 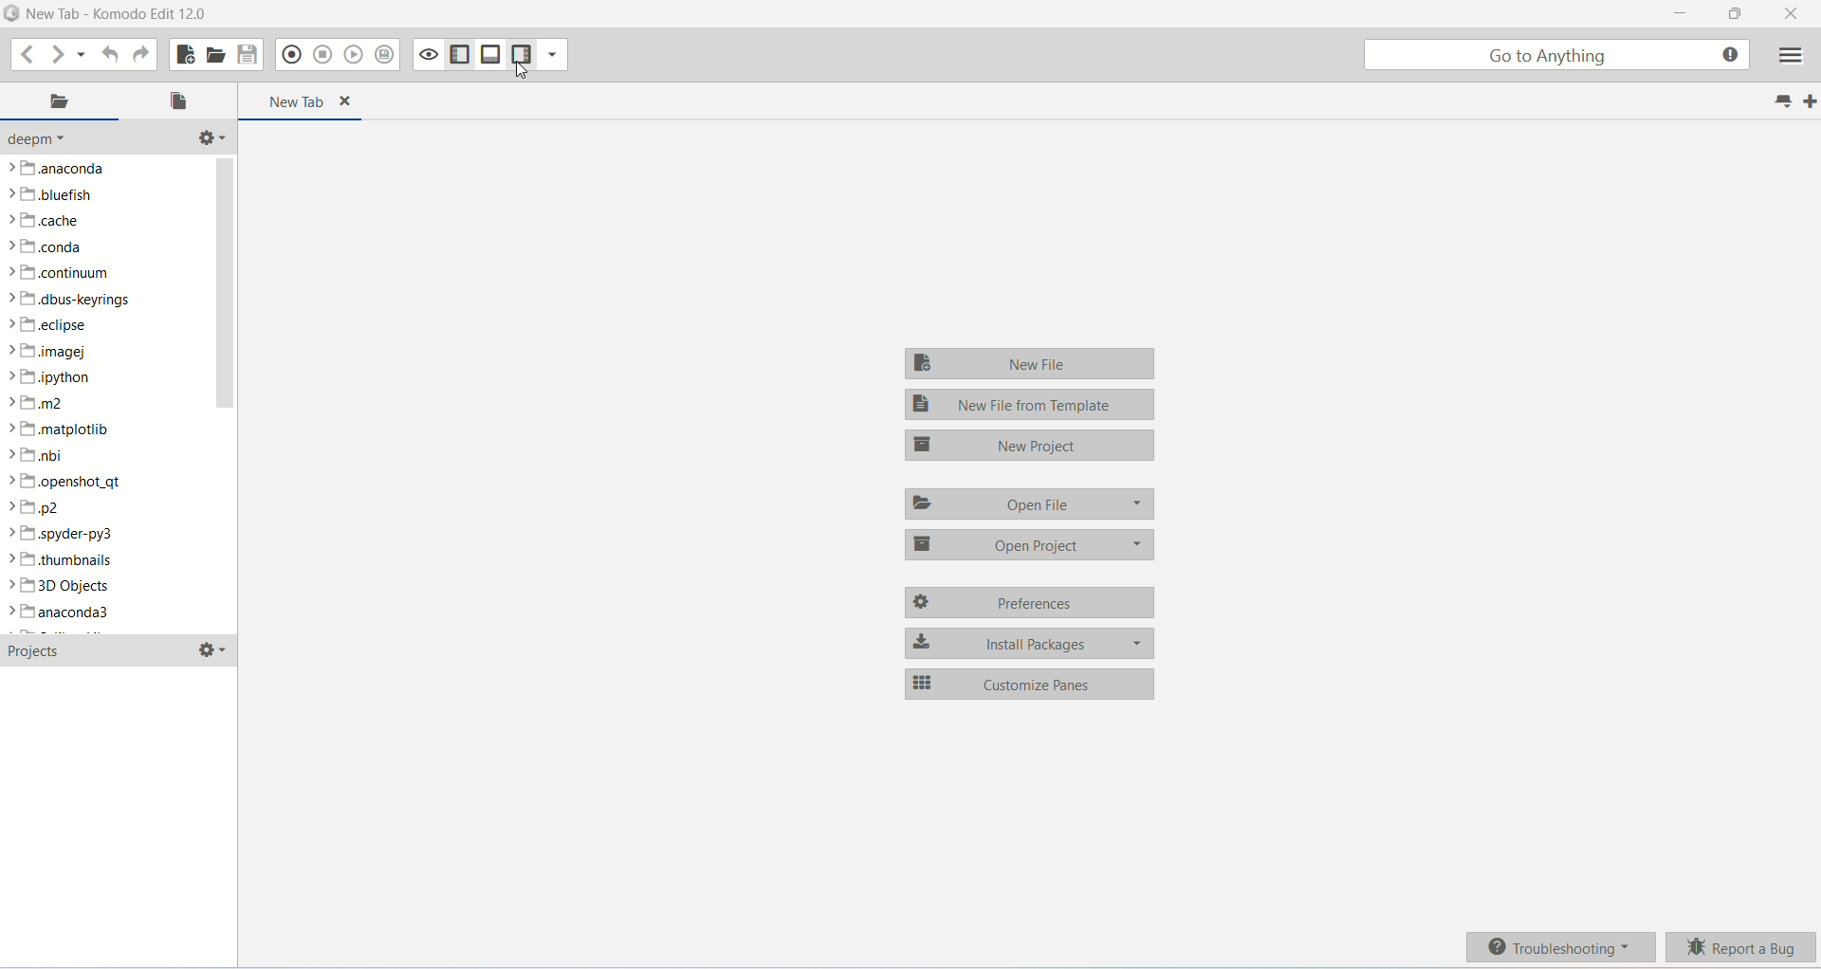 What do you see at coordinates (214, 54) in the screenshot?
I see `open file` at bounding box center [214, 54].